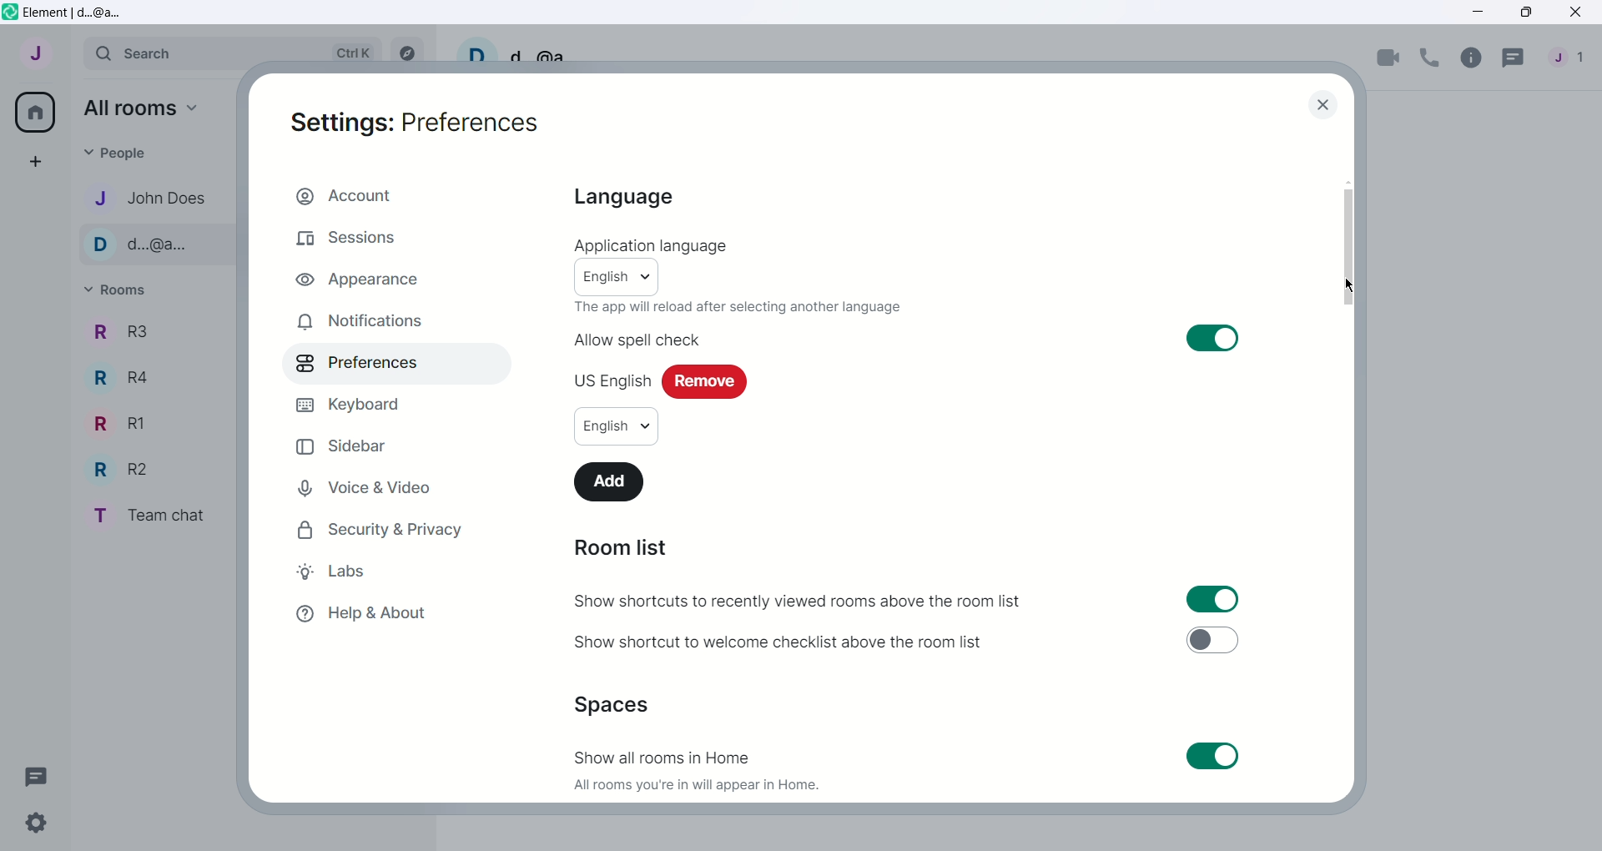 This screenshot has width=1602, height=851. I want to click on Notifications, so click(382, 321).